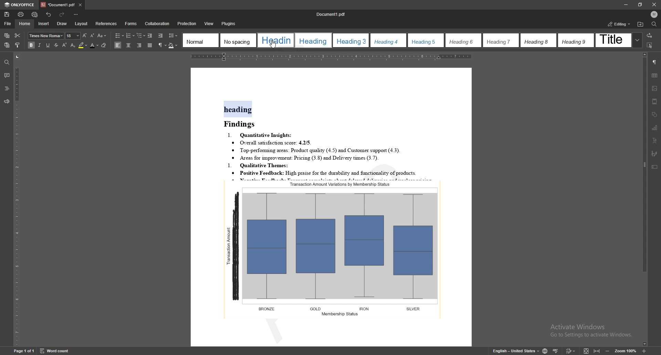 Image resolution: width=661 pixels, height=355 pixels. What do you see at coordinates (102, 36) in the screenshot?
I see `change case` at bounding box center [102, 36].